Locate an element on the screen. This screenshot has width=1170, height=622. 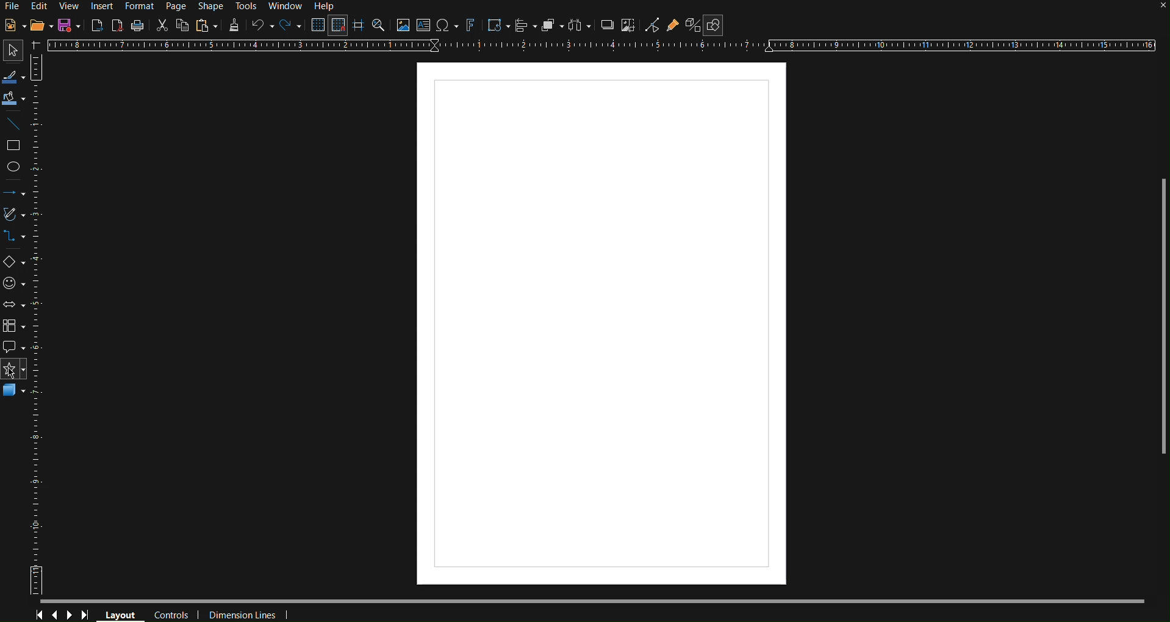
Copy is located at coordinates (181, 26).